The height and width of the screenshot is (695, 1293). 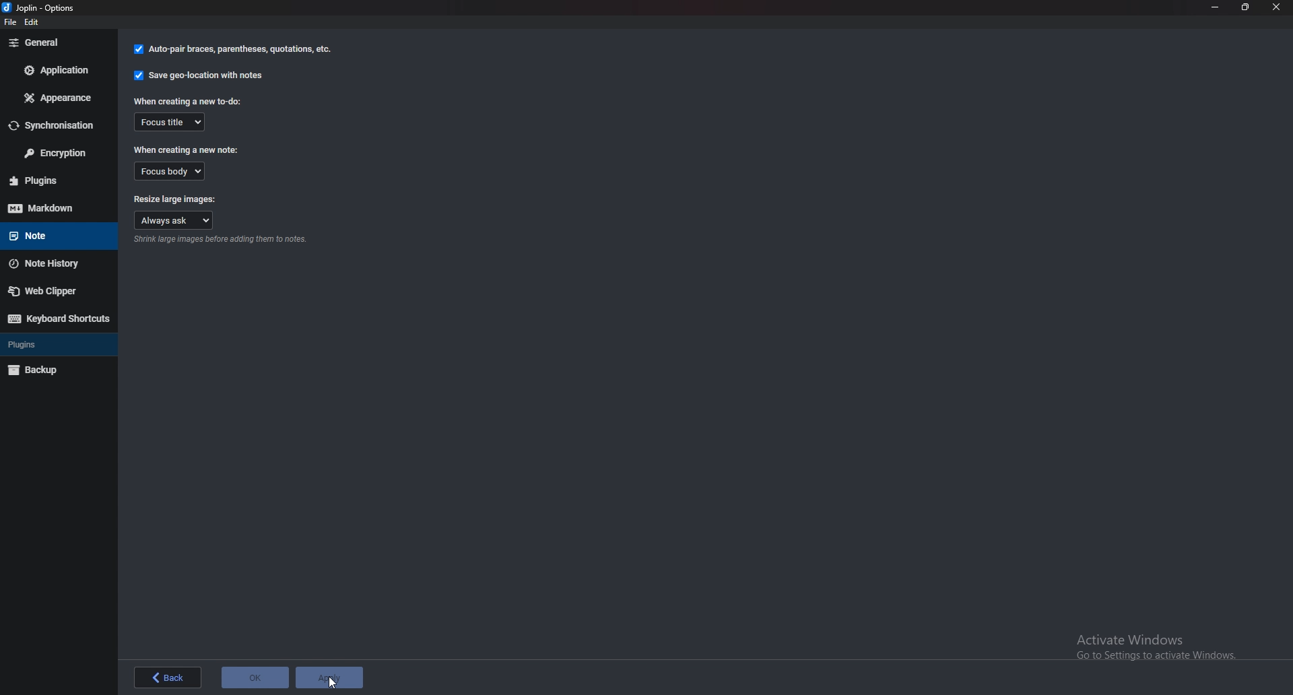 I want to click on mark down, so click(x=49, y=208).